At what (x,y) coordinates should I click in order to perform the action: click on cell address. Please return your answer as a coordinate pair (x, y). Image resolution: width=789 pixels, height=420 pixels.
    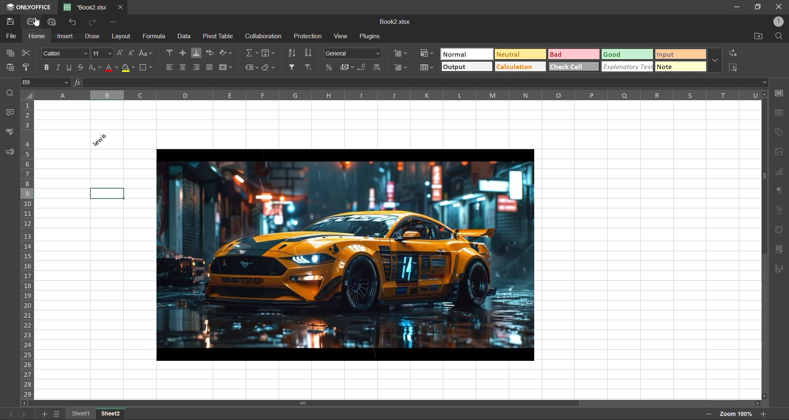
    Looking at the image, I should click on (46, 83).